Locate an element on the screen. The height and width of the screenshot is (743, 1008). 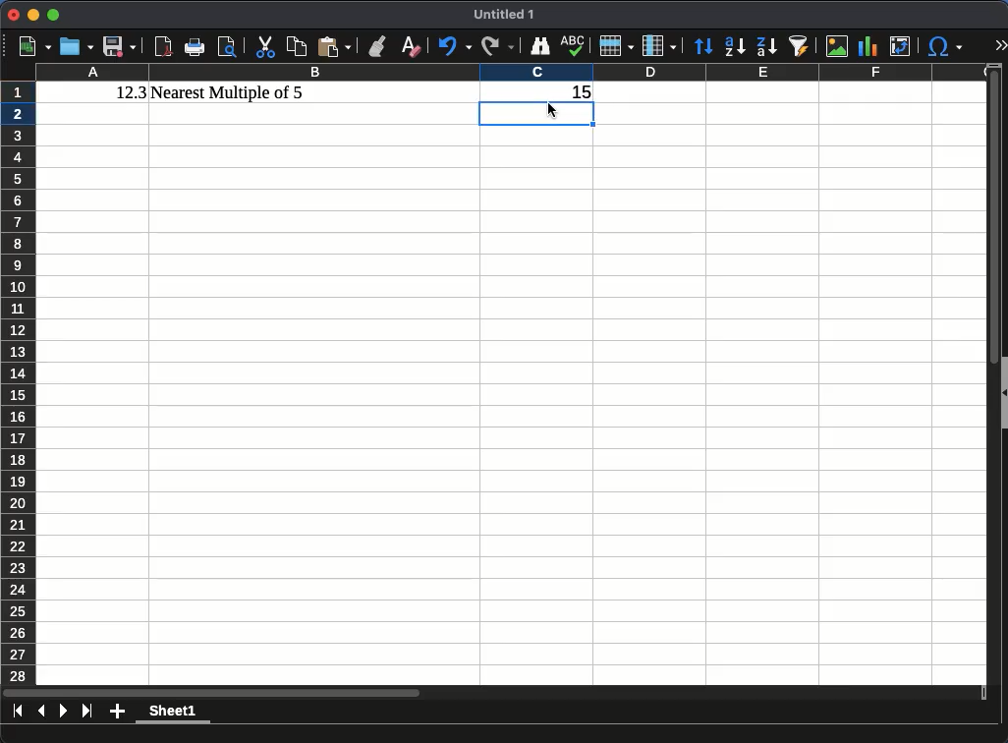
redo is located at coordinates (497, 47).